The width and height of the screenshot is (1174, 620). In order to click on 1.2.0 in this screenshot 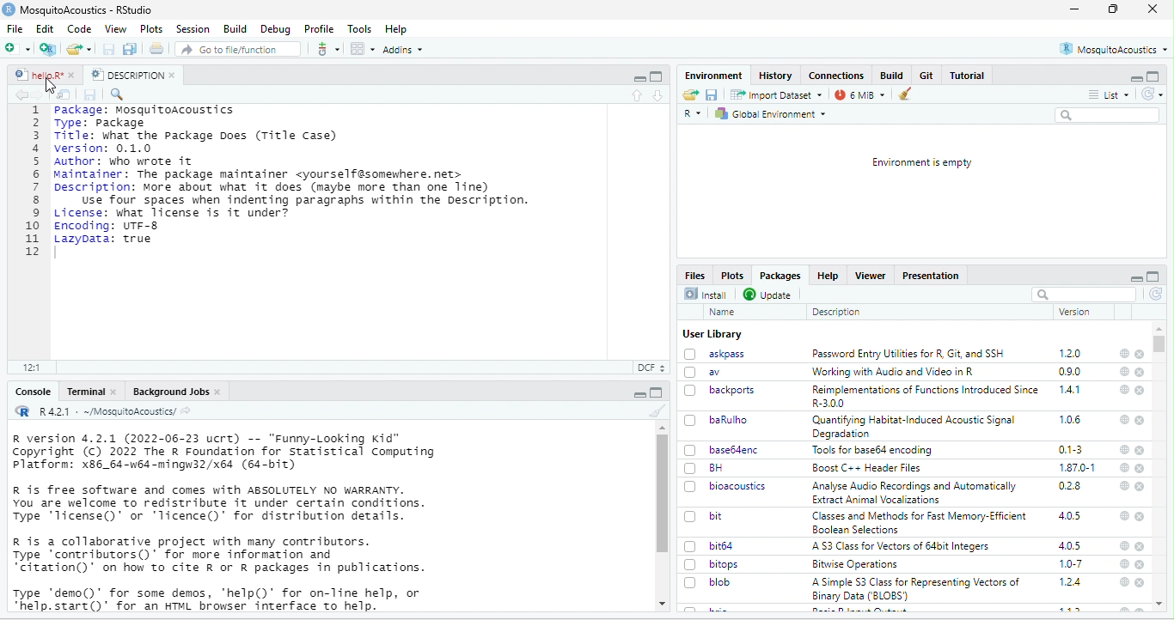, I will do `click(1071, 353)`.